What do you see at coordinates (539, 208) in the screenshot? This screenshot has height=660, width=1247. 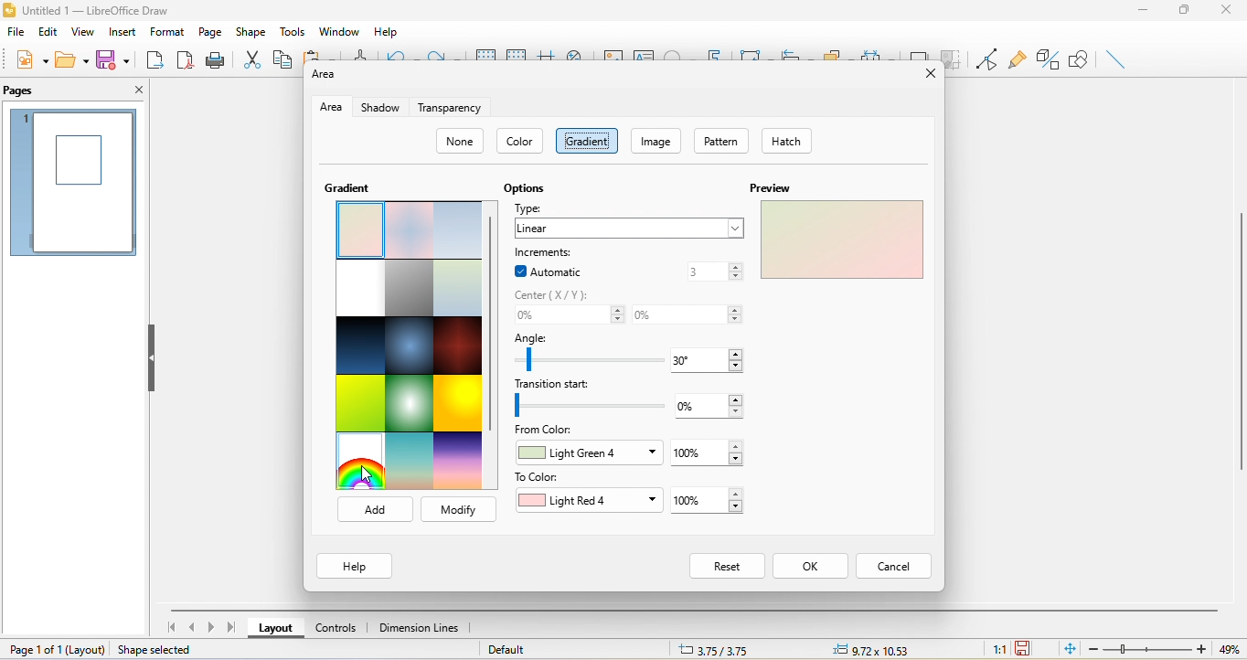 I see `type` at bounding box center [539, 208].